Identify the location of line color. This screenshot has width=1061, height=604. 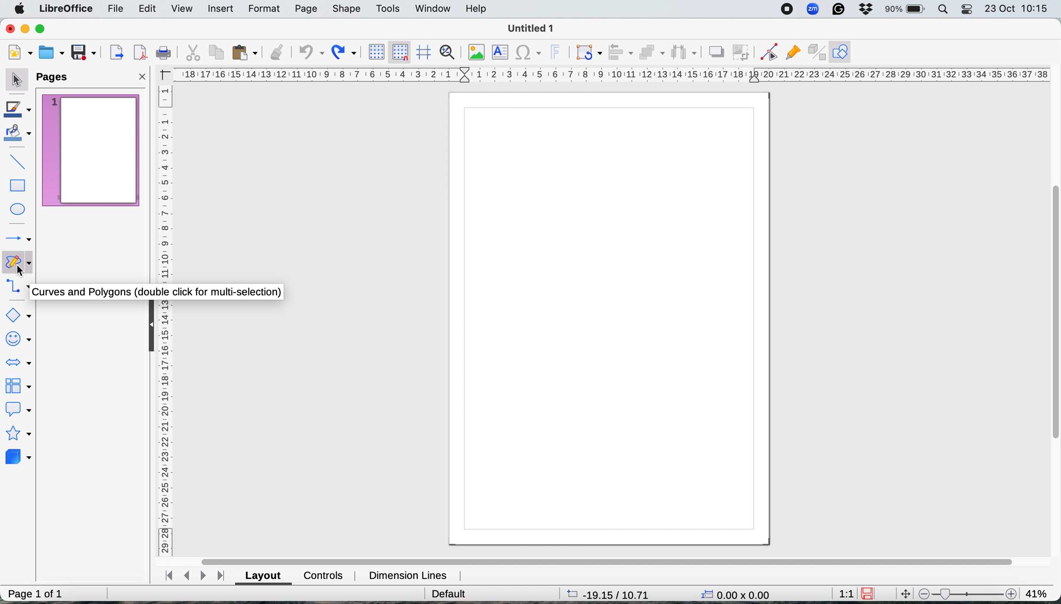
(17, 108).